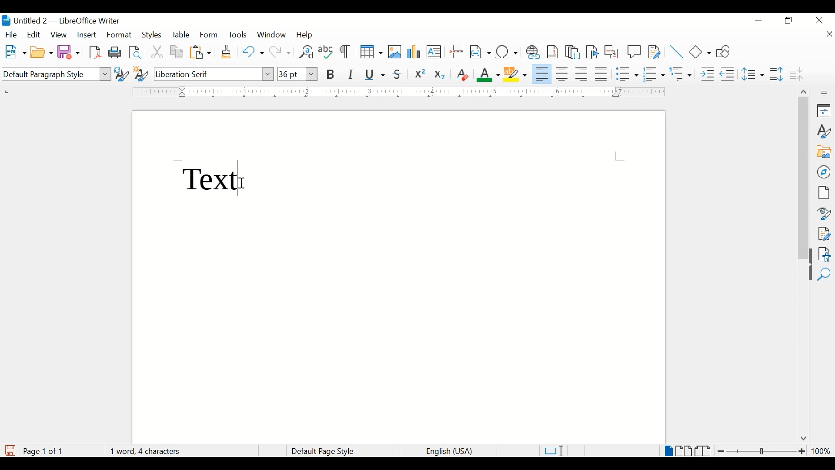  I want to click on align center, so click(563, 74).